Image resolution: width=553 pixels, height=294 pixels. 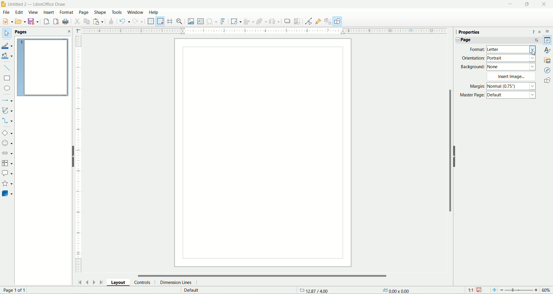 What do you see at coordinates (494, 290) in the screenshot?
I see `fit page to current window` at bounding box center [494, 290].